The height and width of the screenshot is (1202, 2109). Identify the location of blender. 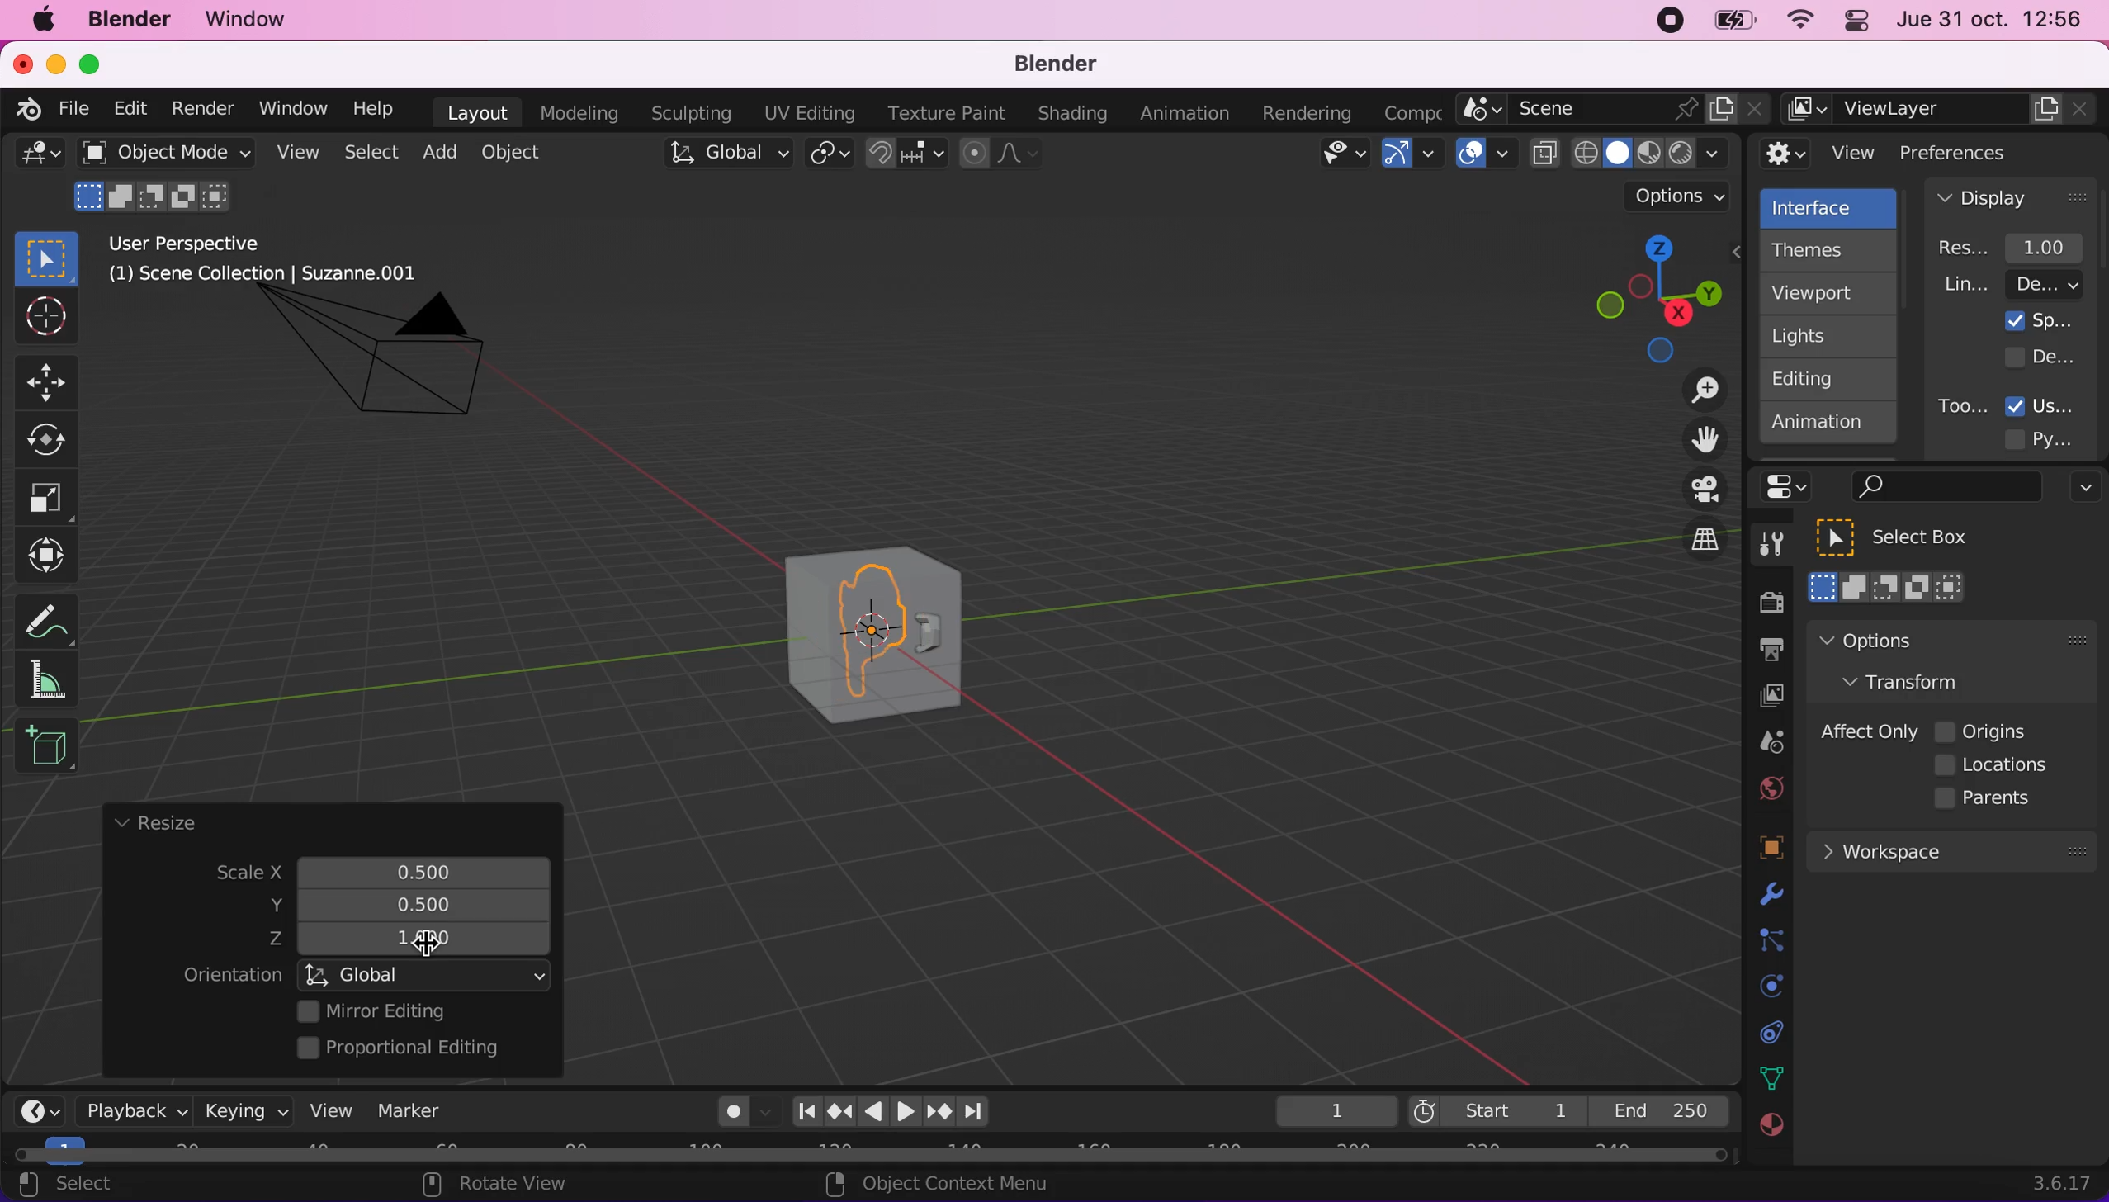
(1045, 65).